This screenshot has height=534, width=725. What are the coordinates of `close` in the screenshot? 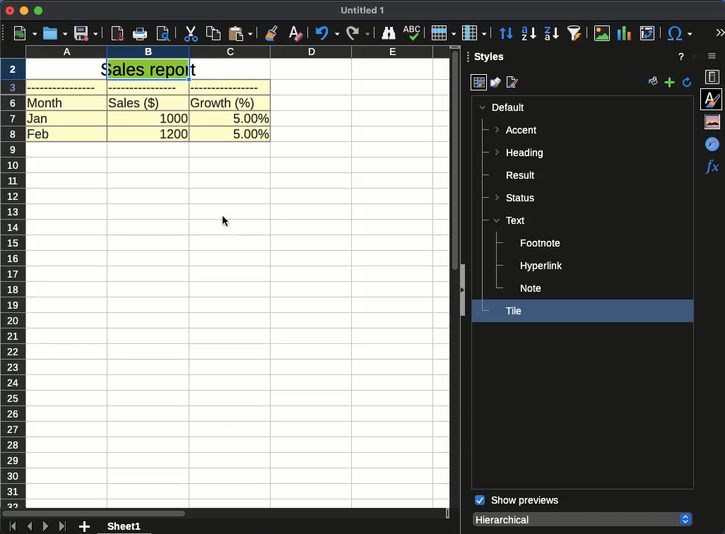 It's located at (693, 57).